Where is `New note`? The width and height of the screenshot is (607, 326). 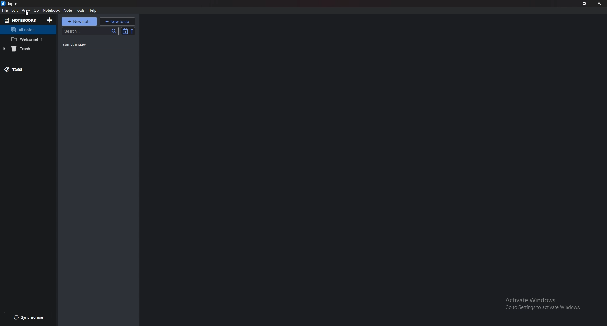 New note is located at coordinates (79, 22).